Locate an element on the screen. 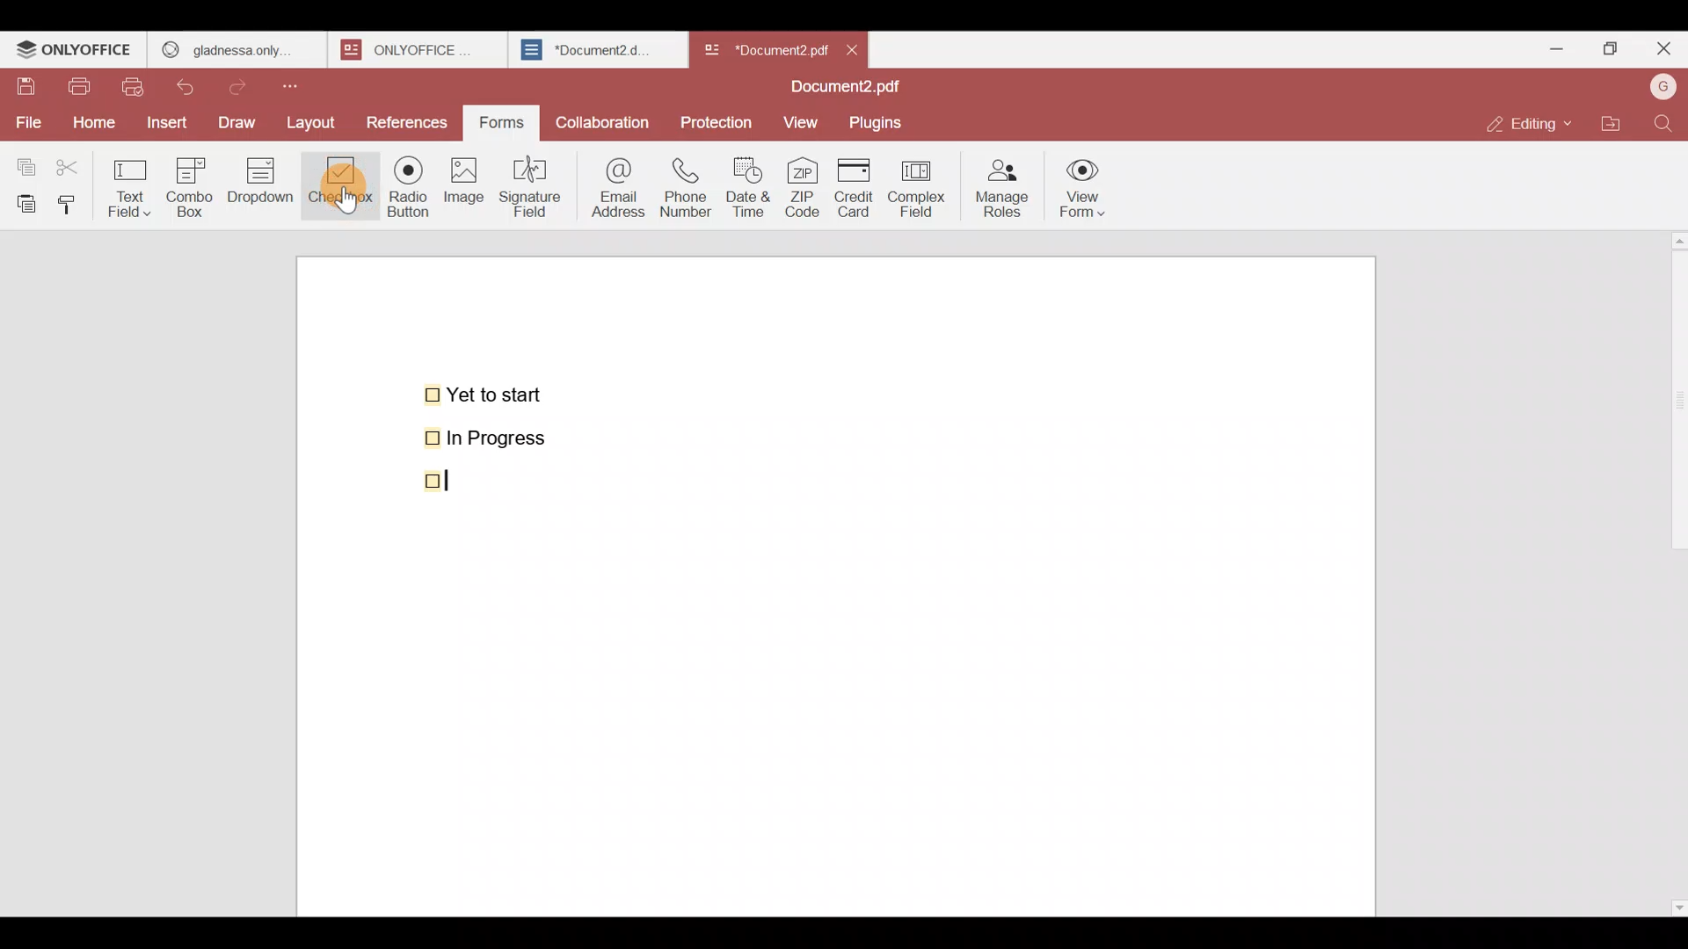 Image resolution: width=1688 pixels, height=949 pixels. View is located at coordinates (804, 122).